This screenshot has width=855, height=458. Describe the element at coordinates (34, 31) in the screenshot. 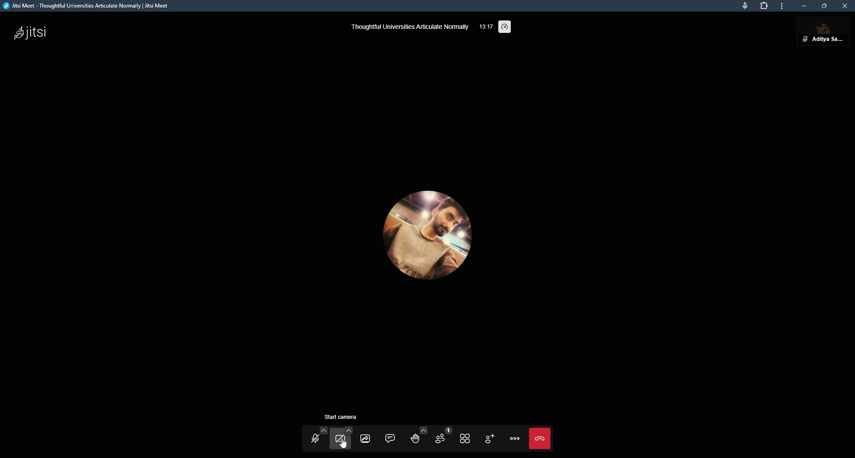

I see `jitsi` at that location.